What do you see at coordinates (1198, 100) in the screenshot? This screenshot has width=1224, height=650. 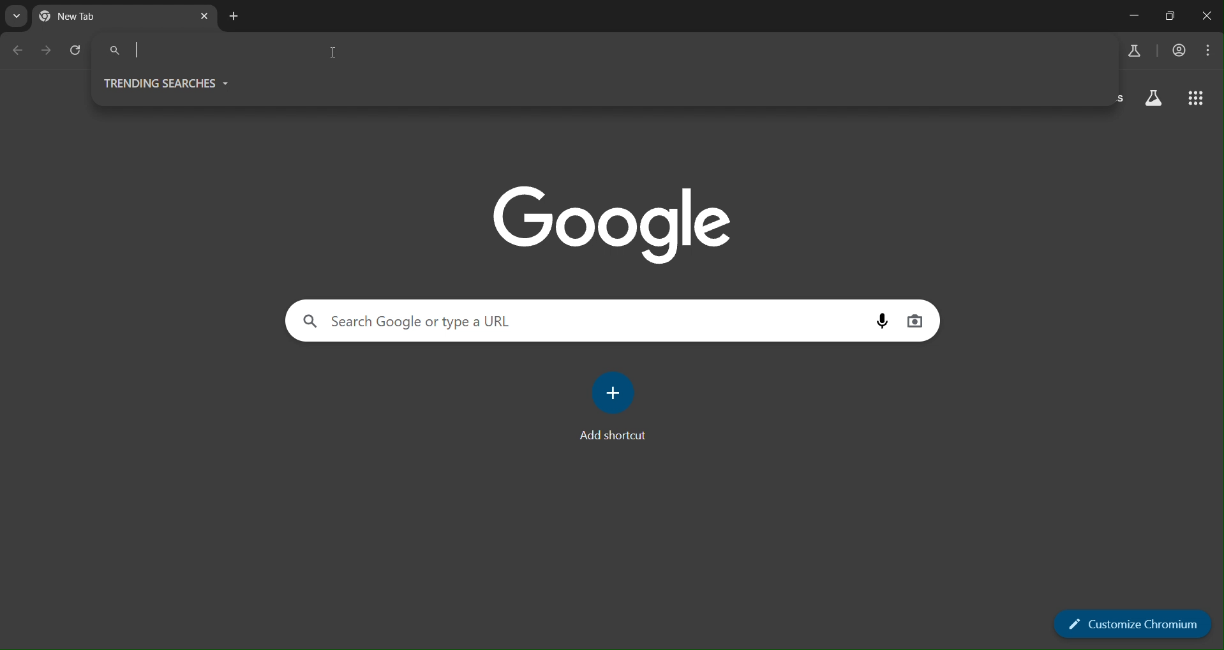 I see `google apps` at bounding box center [1198, 100].